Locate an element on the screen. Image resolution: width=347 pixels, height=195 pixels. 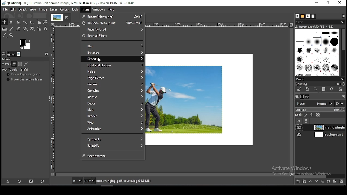
layer visibility on/off is located at coordinates (299, 135).